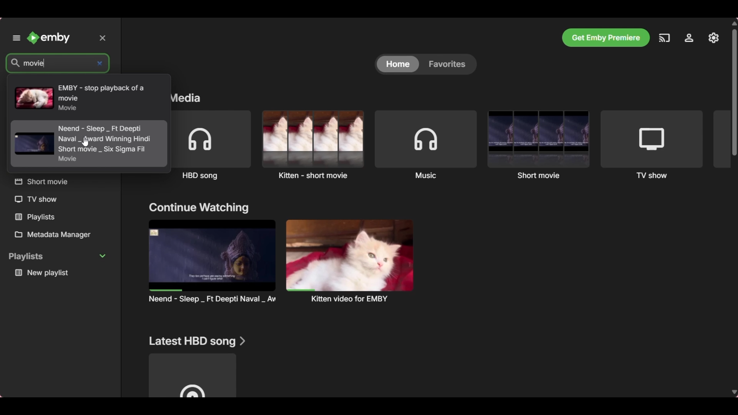 The image size is (738, 415). I want to click on HBD song, so click(214, 144).